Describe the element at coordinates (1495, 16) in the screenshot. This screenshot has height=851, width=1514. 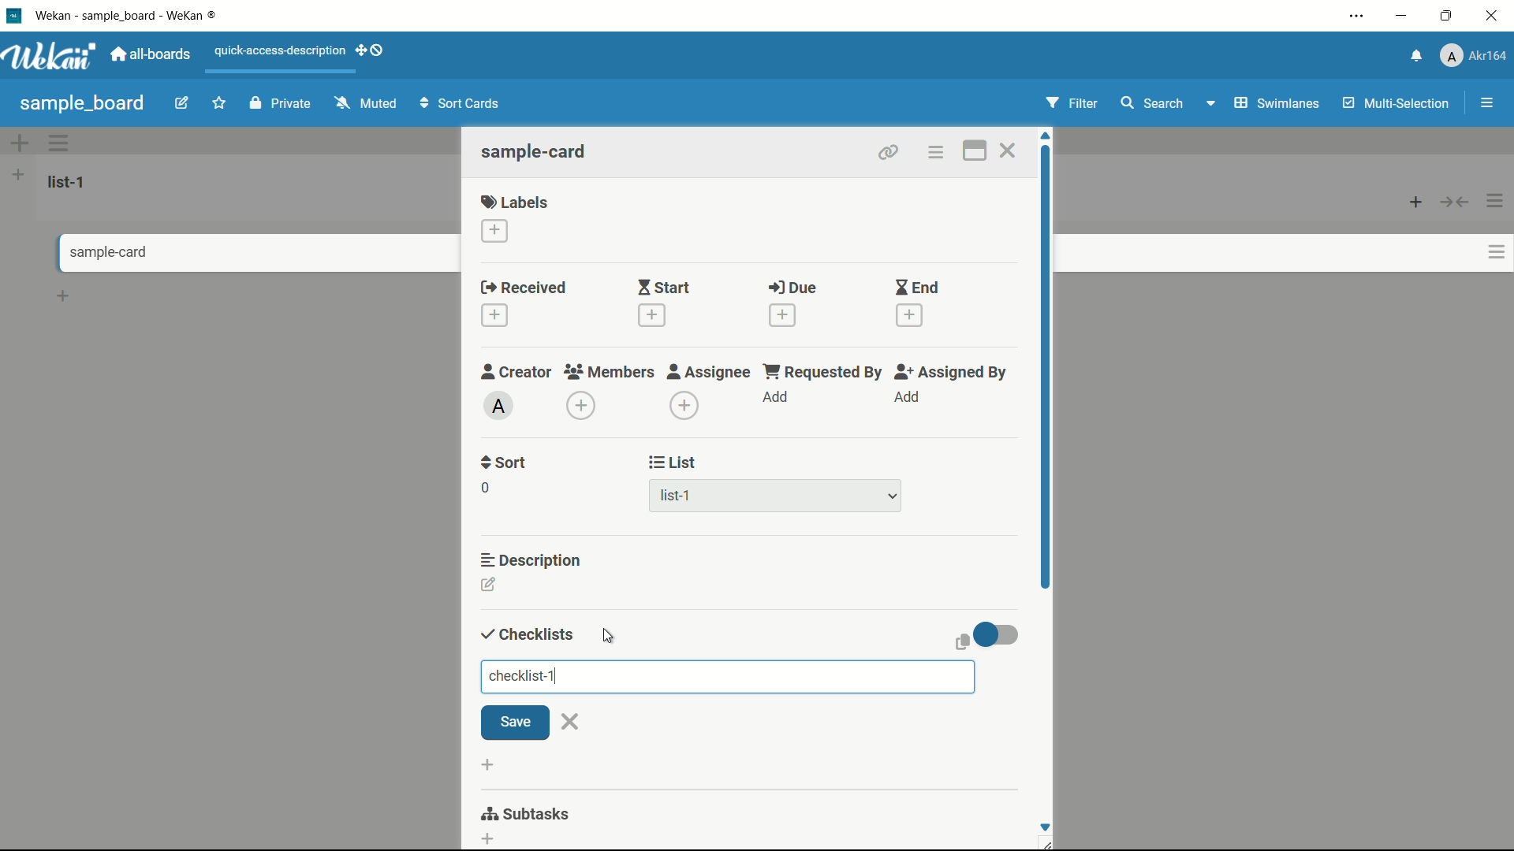
I see `close app` at that location.